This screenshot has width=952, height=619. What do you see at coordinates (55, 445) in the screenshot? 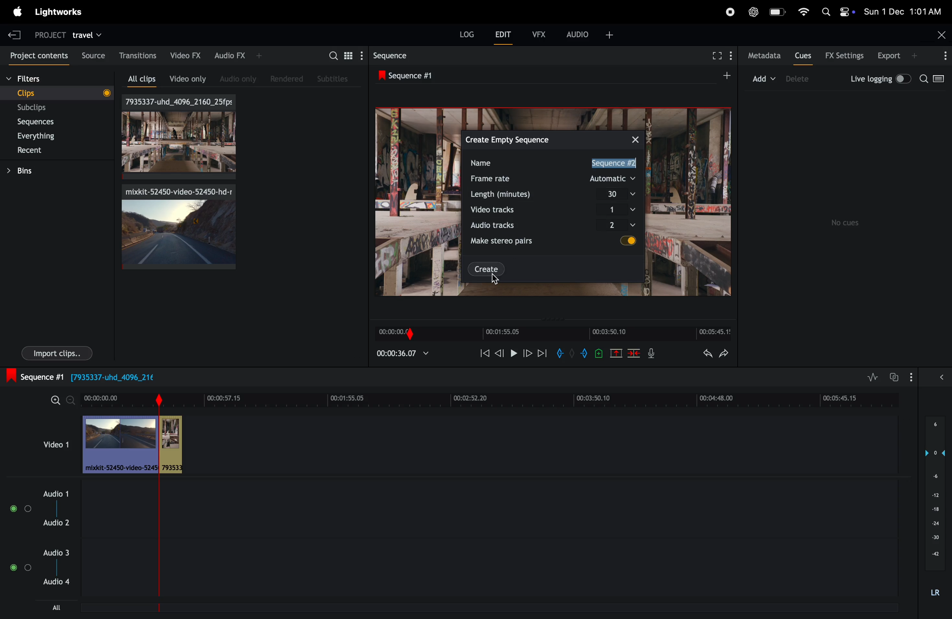
I see `video clips` at bounding box center [55, 445].